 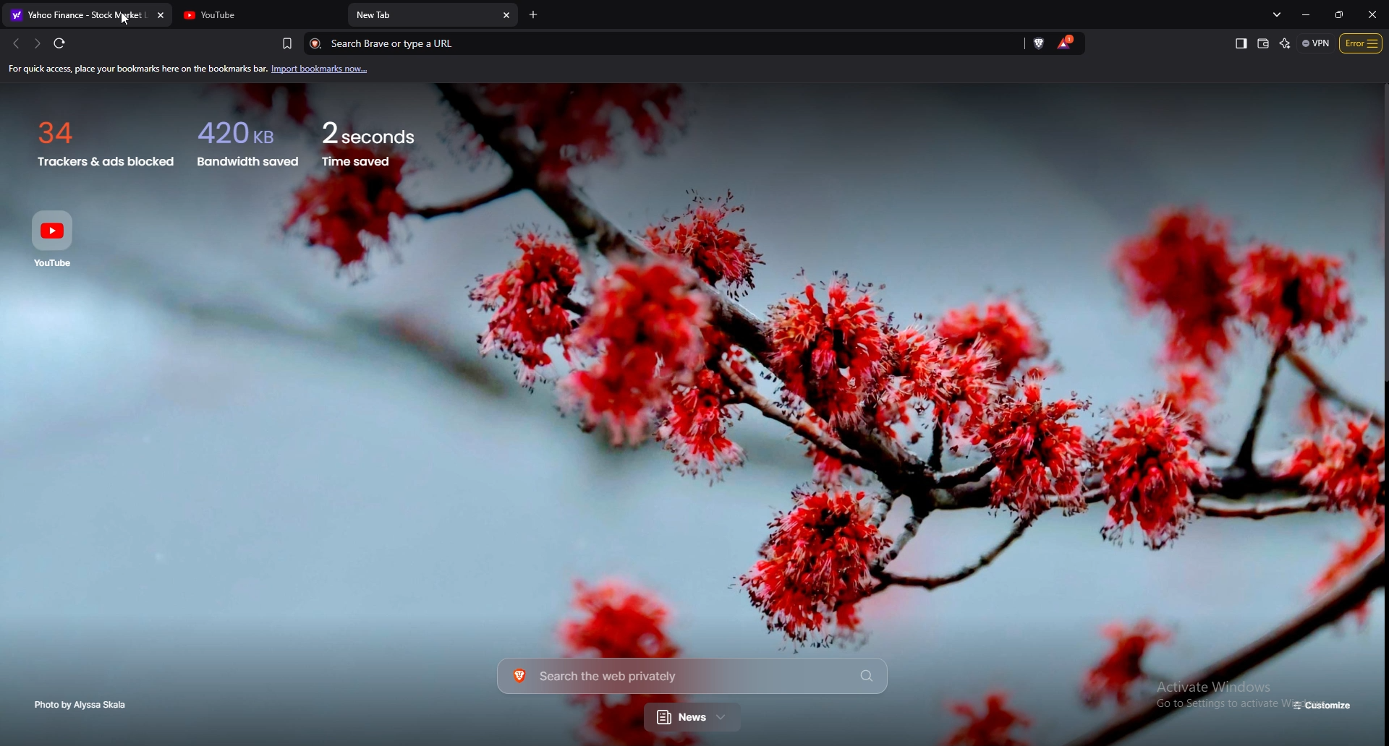 What do you see at coordinates (692, 675) in the screenshot?
I see ` Search the web privately` at bounding box center [692, 675].